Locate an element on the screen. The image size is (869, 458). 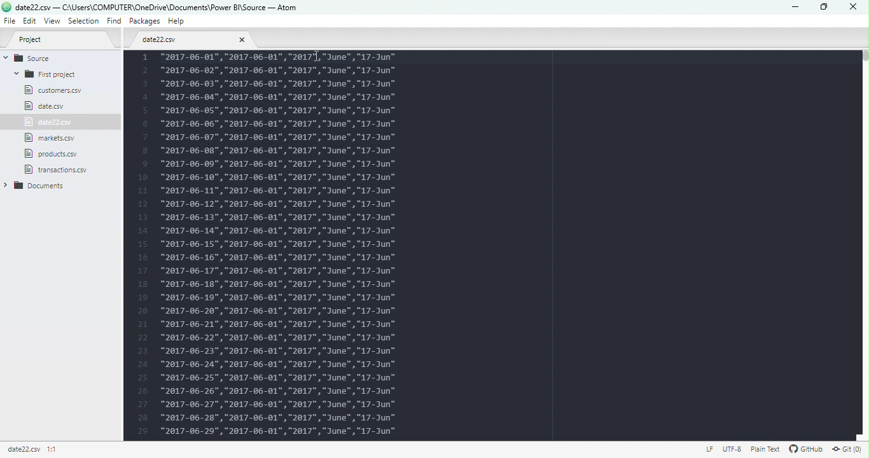
Selection is located at coordinates (85, 22).